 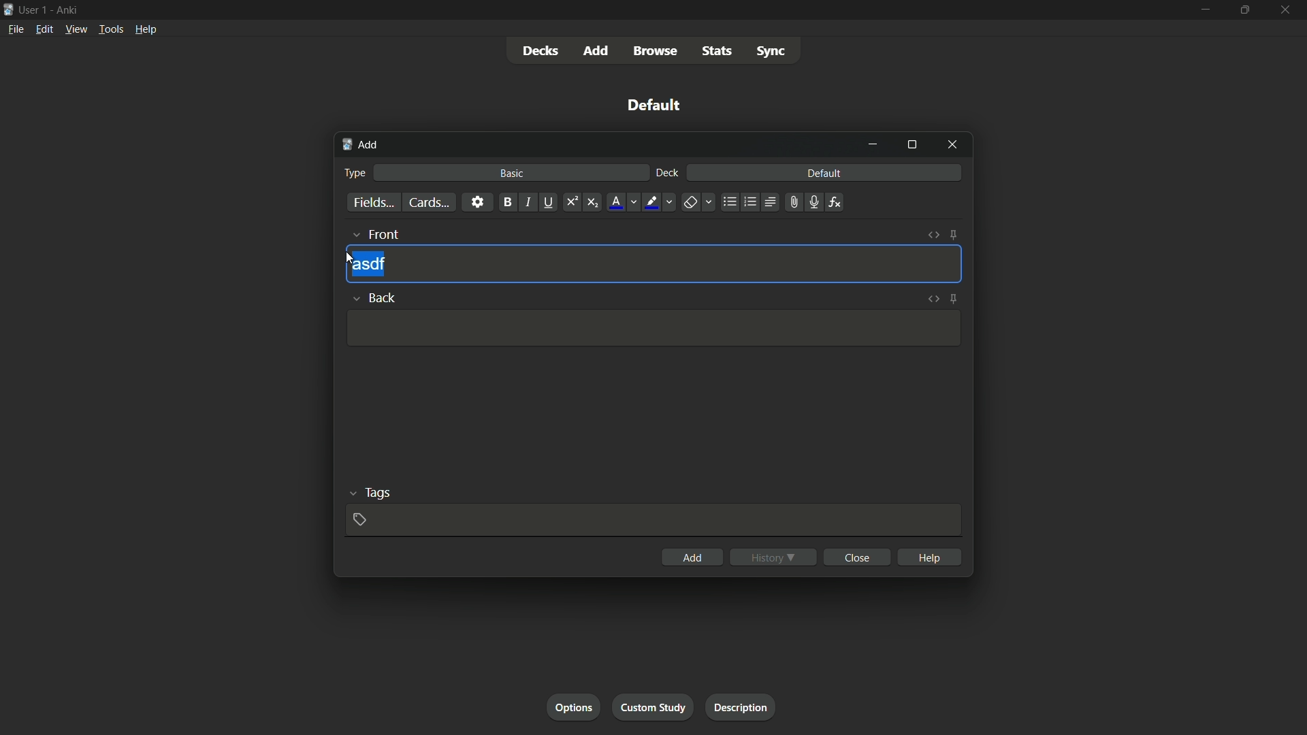 I want to click on record audio, so click(x=815, y=201).